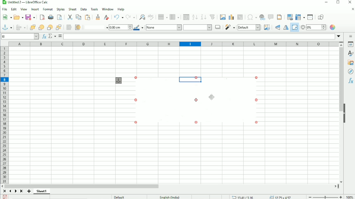 This screenshot has width=355, height=199. What do you see at coordinates (263, 197) in the screenshot?
I see `13.33/3.08 12.25x4.57` at bounding box center [263, 197].